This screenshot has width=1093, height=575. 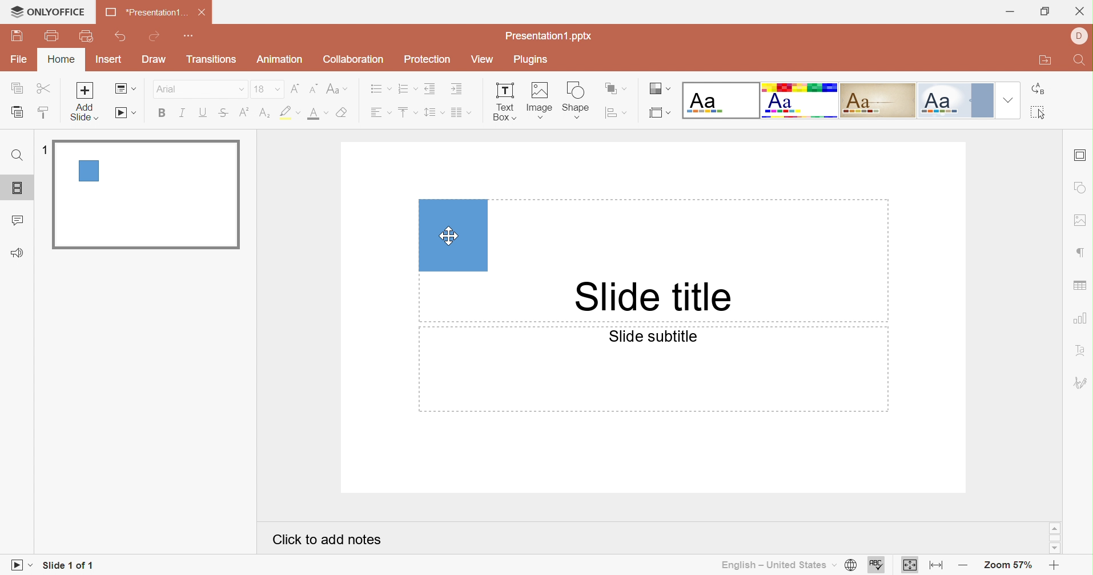 What do you see at coordinates (1046, 14) in the screenshot?
I see `Restore down` at bounding box center [1046, 14].